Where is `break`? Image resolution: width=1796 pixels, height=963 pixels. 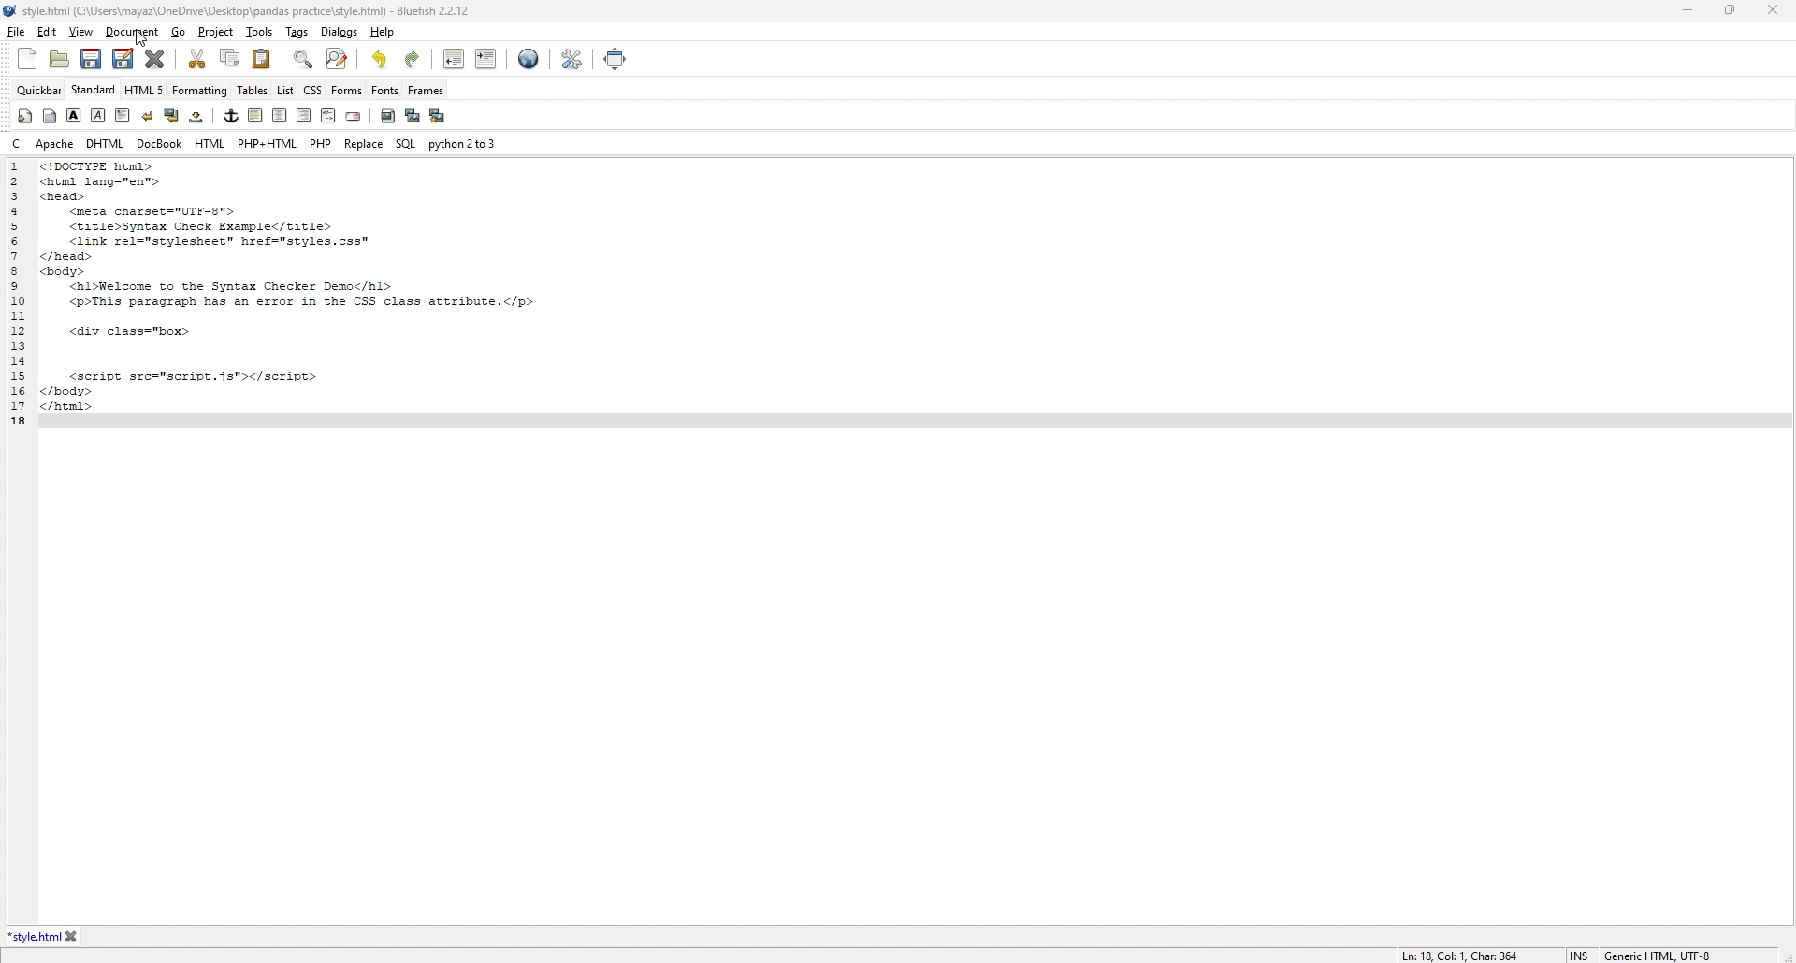 break is located at coordinates (148, 116).